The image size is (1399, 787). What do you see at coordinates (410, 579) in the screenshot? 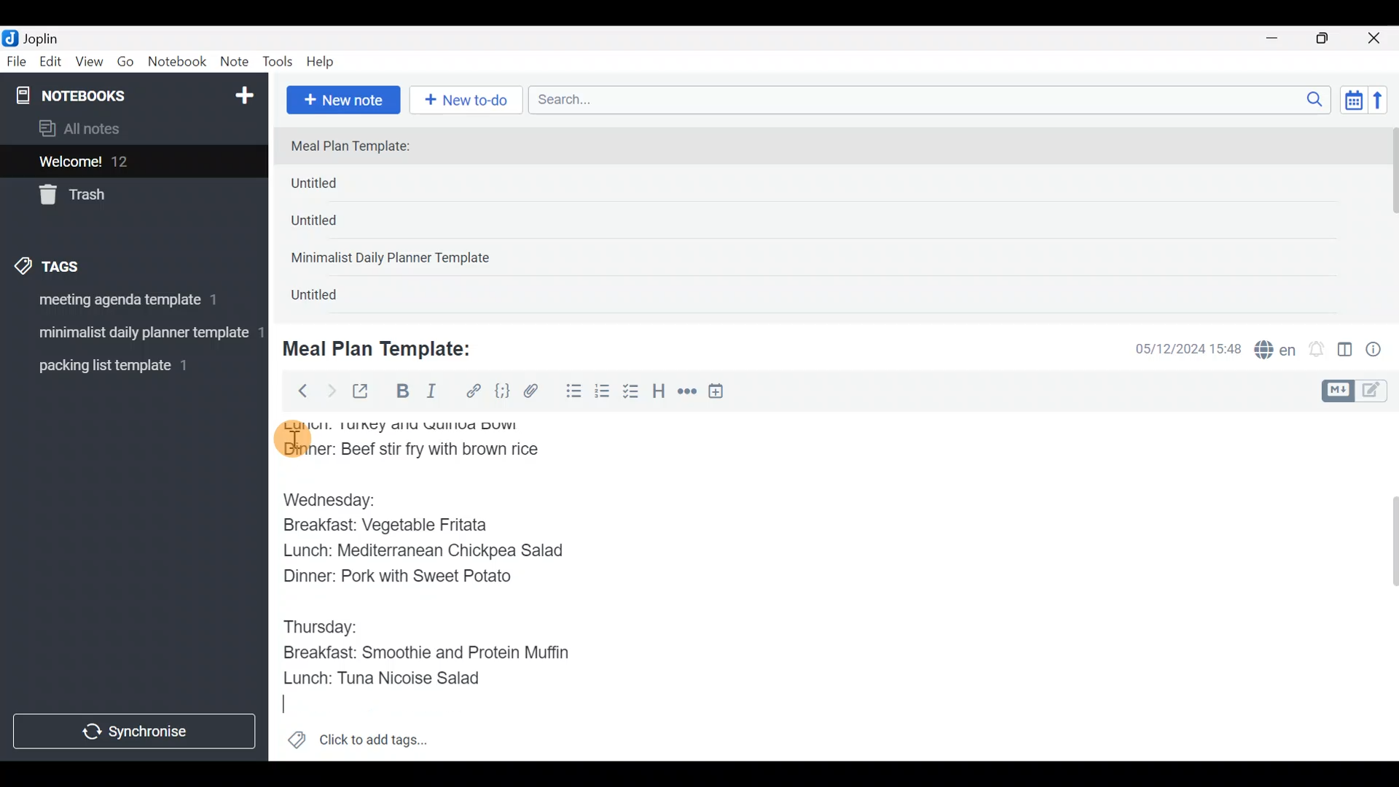
I see `Dinner: Pork with Sweet Potato` at bounding box center [410, 579].